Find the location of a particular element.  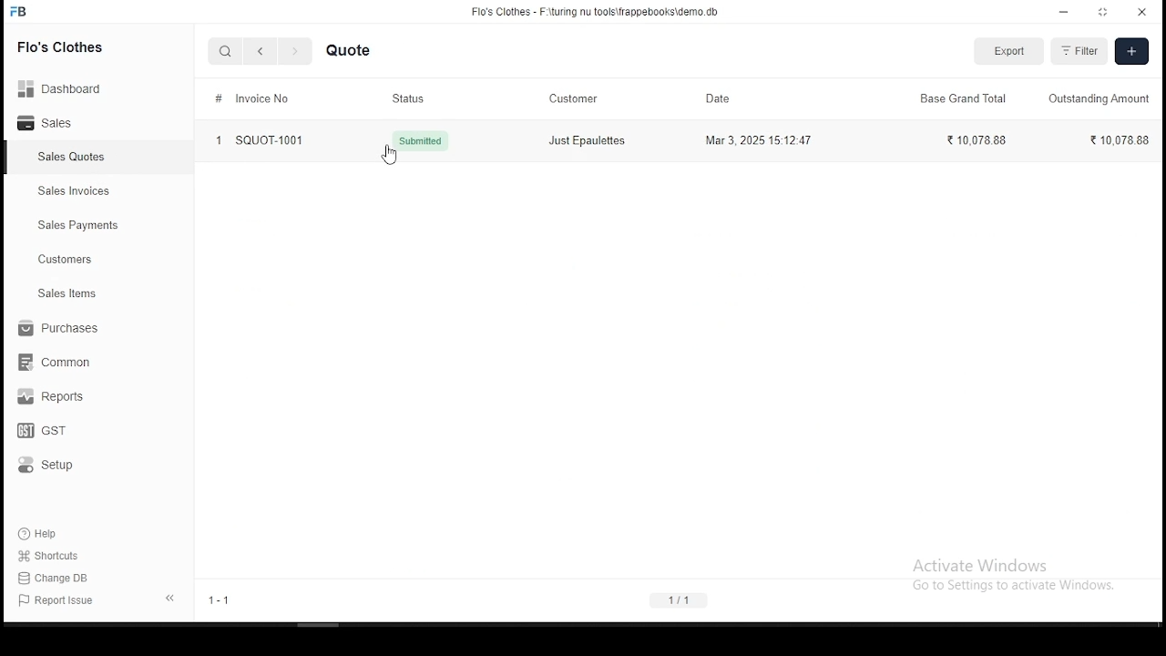

Flo's Clothes - F-\turing nu tools\frappebooks\demo db is located at coordinates (597, 11).